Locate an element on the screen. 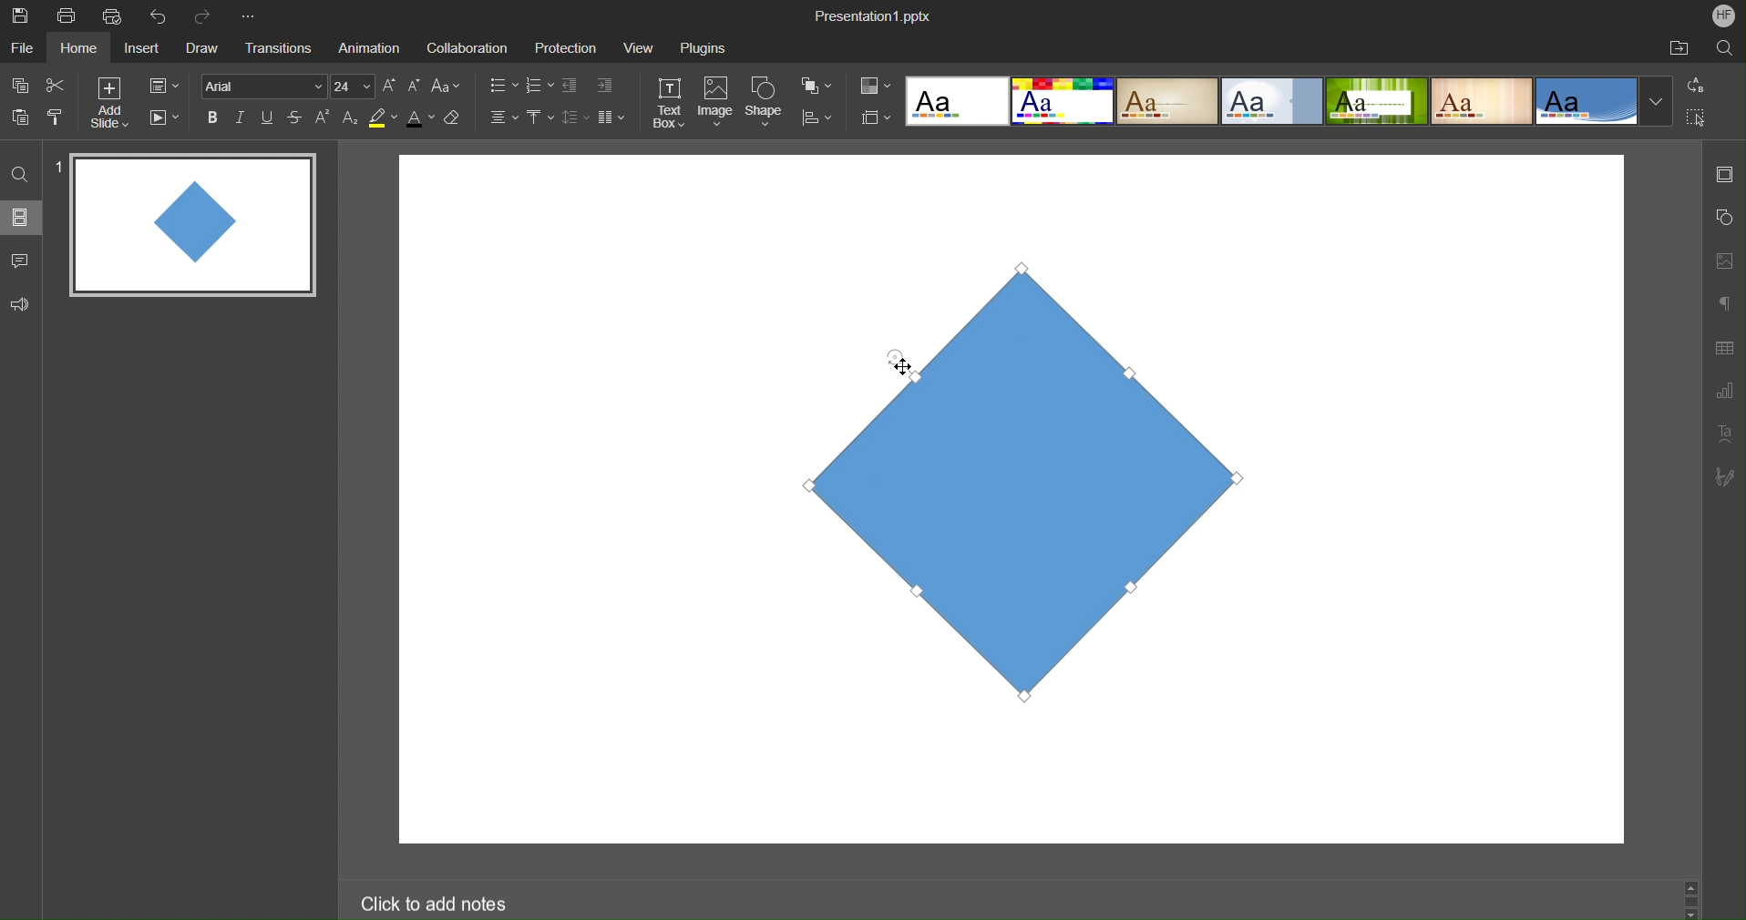 The image size is (1746, 920). Text Box is located at coordinates (672, 103).